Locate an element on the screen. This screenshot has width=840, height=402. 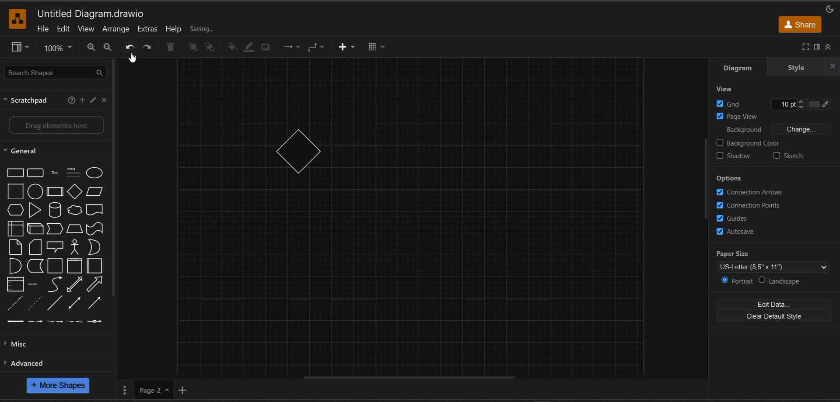
more shapes is located at coordinates (60, 387).